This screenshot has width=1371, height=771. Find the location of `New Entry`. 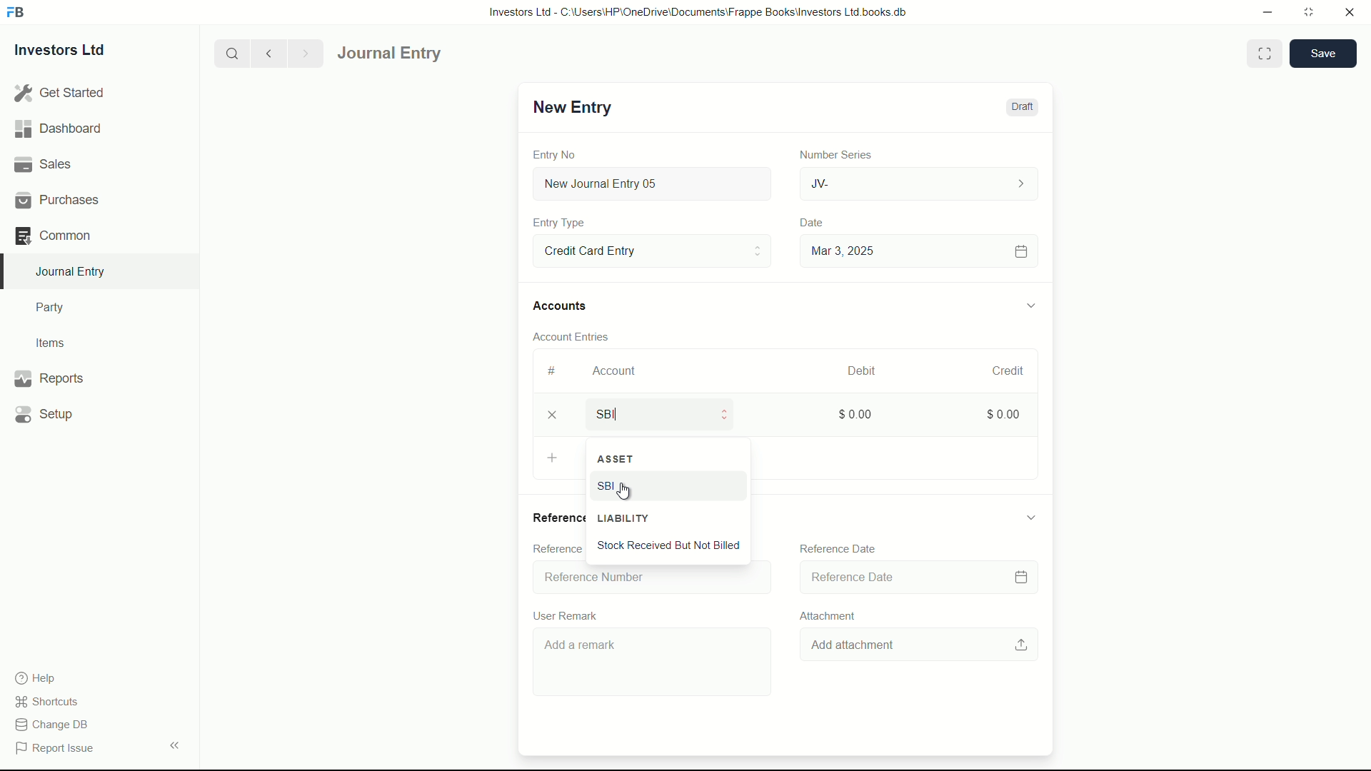

New Entry is located at coordinates (570, 107).